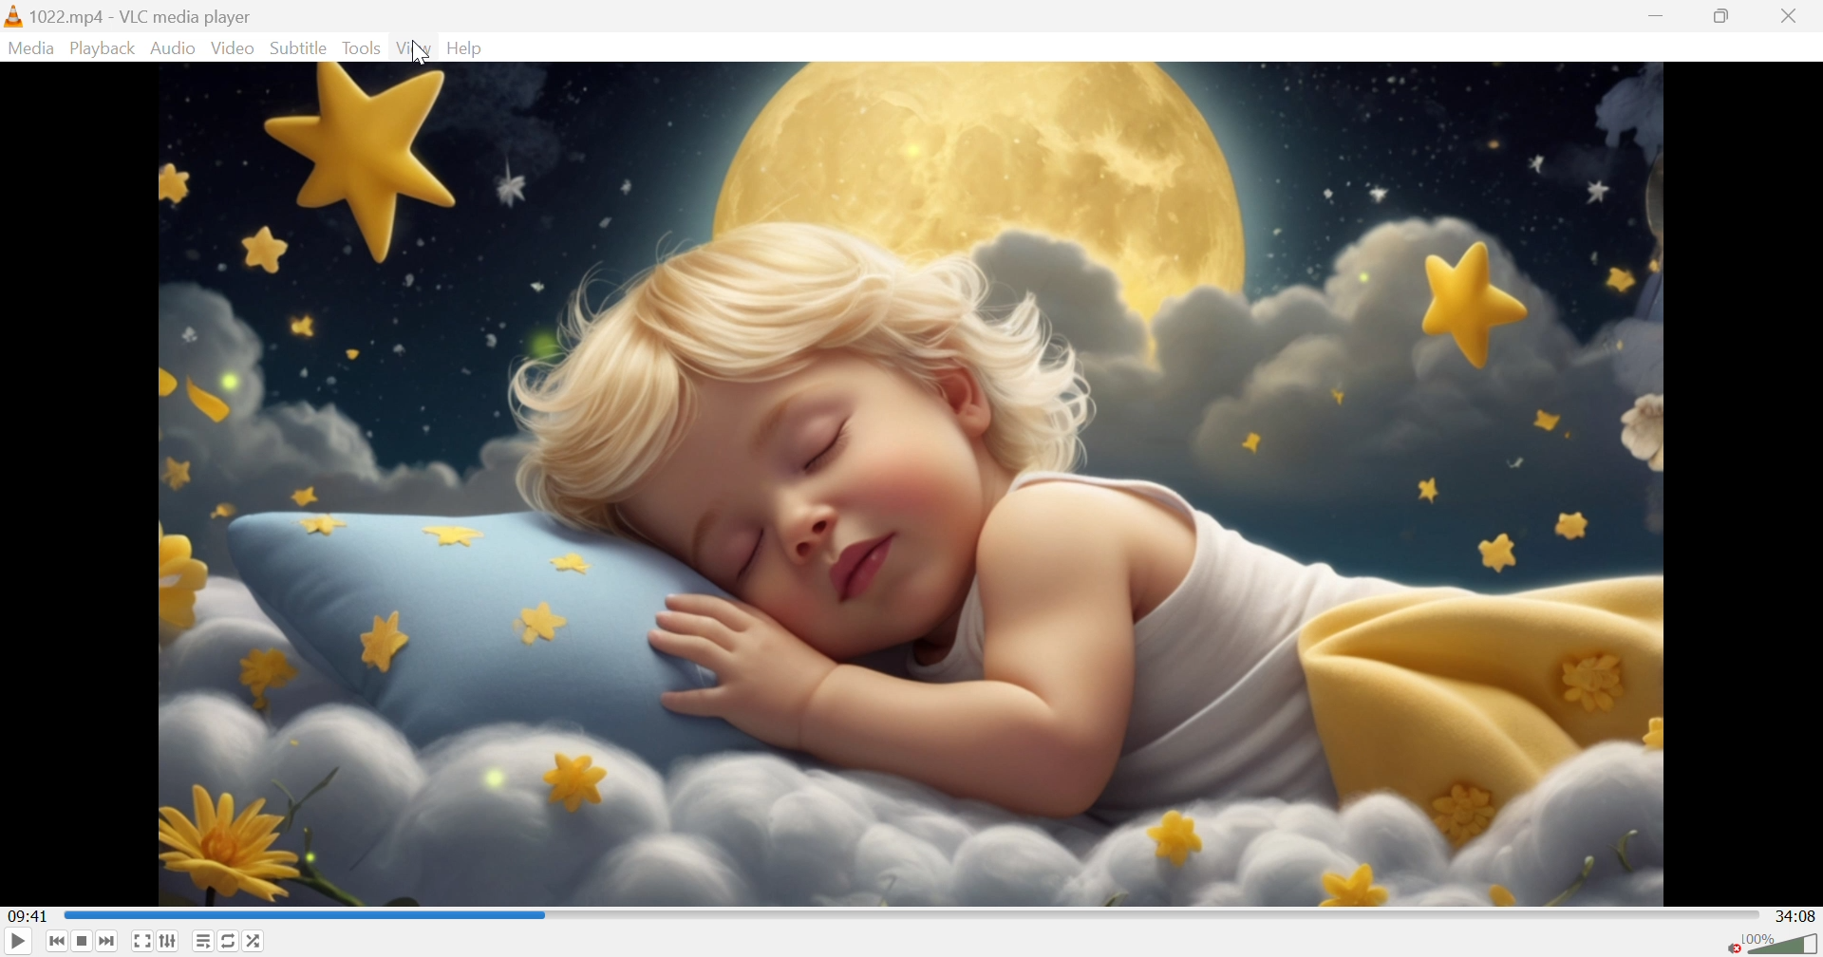 This screenshot has height=957, width=1823. Describe the element at coordinates (1785, 945) in the screenshot. I see `Volume` at that location.